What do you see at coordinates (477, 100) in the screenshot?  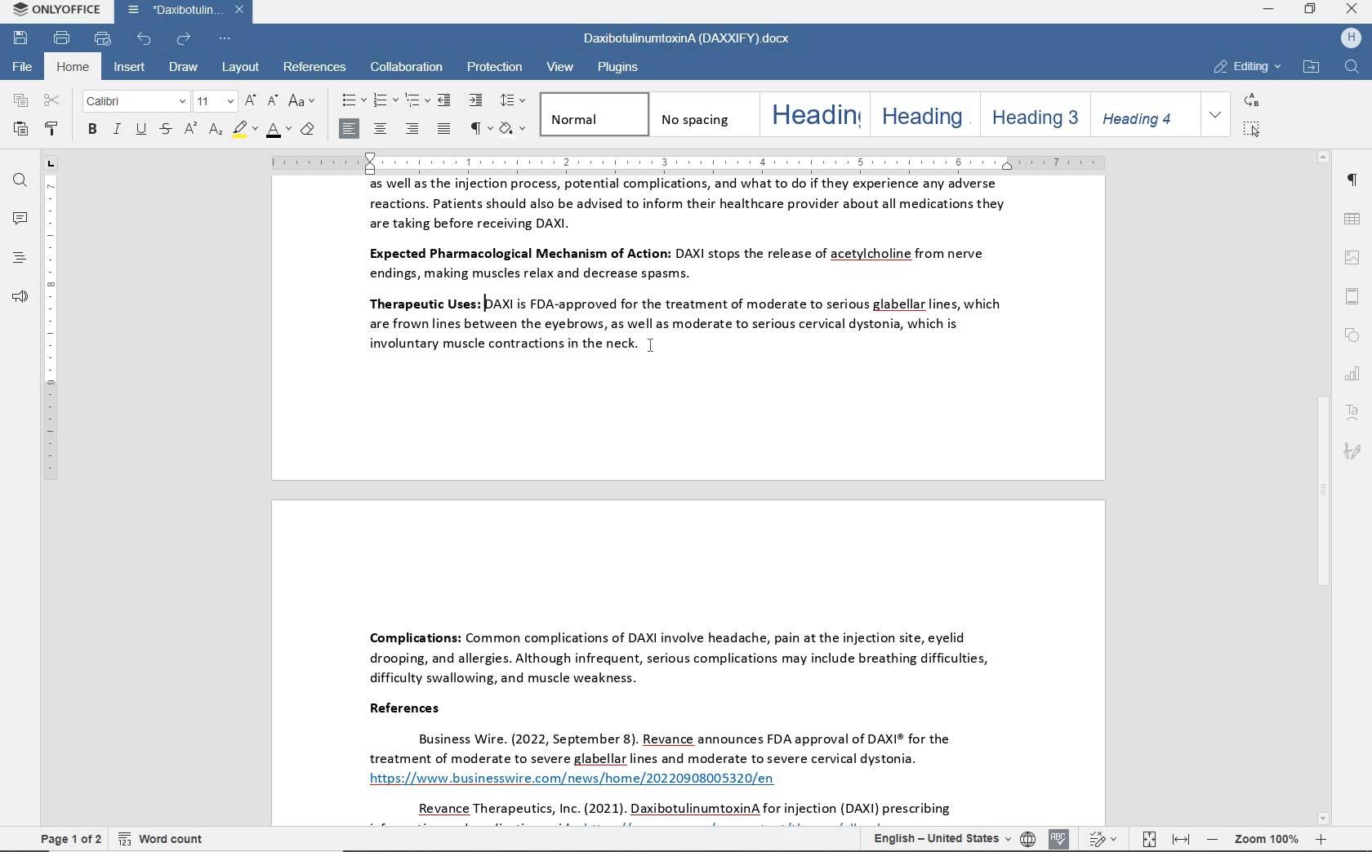 I see `increase indent` at bounding box center [477, 100].